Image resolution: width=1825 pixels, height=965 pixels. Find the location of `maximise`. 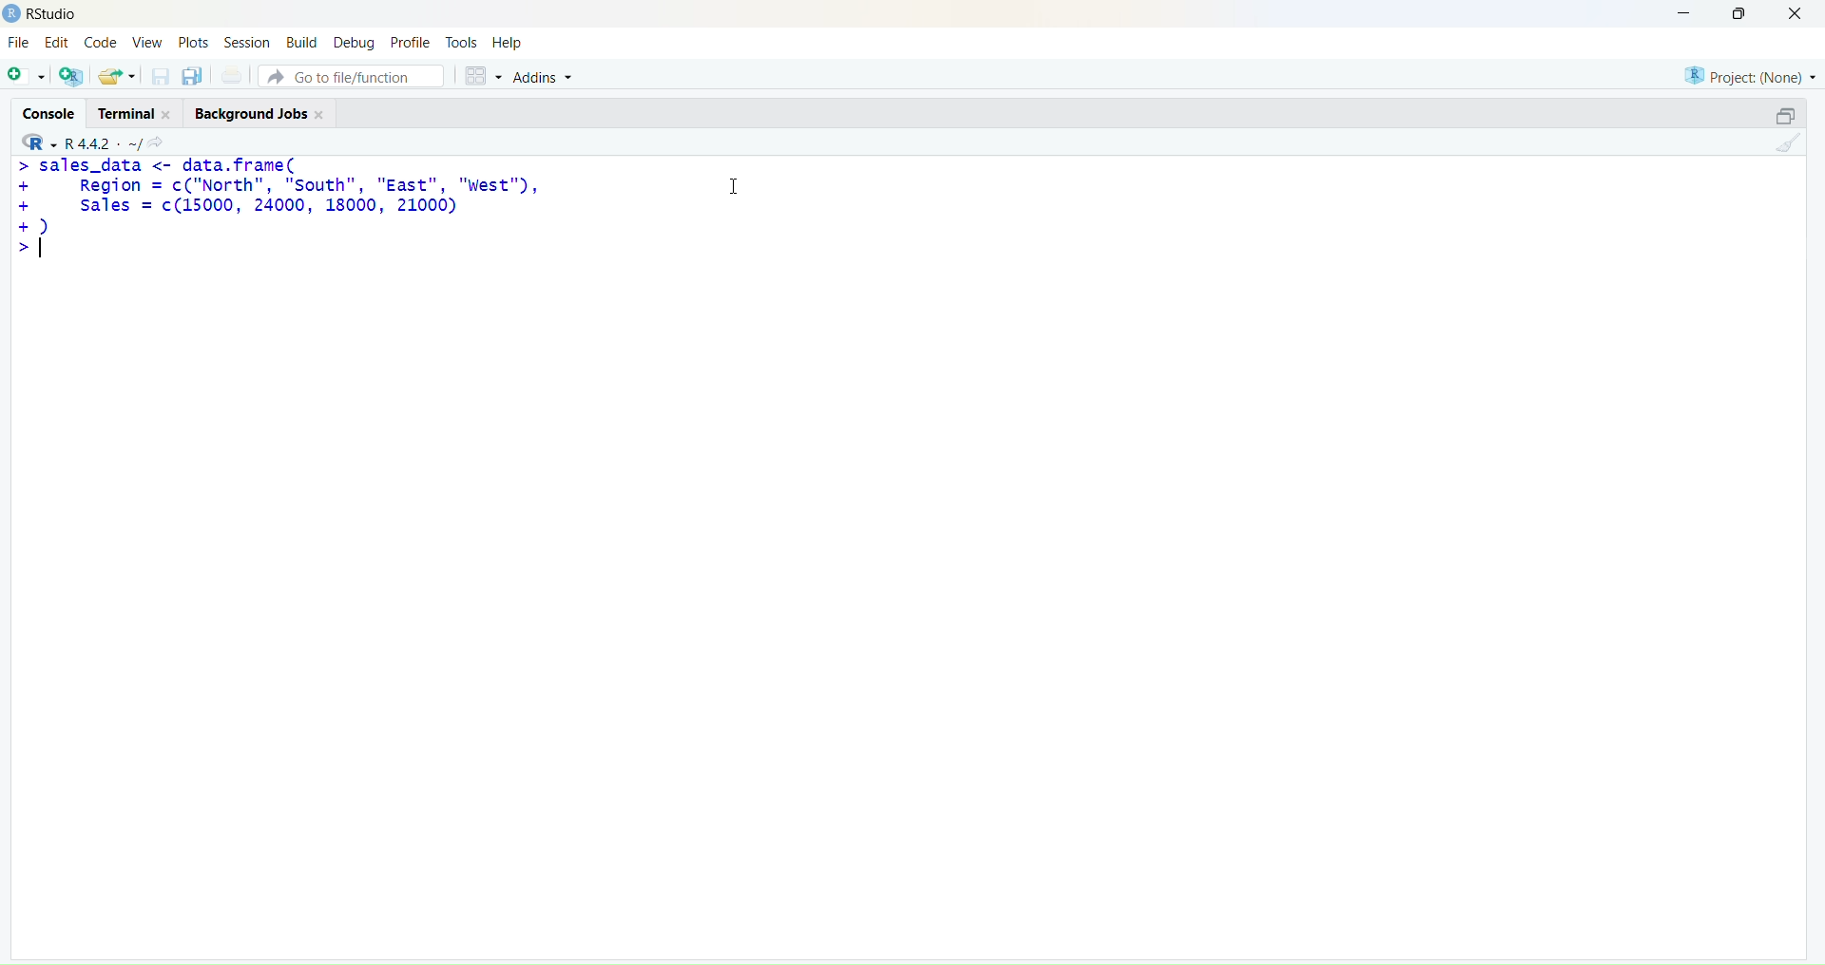

maximise is located at coordinates (1776, 114).